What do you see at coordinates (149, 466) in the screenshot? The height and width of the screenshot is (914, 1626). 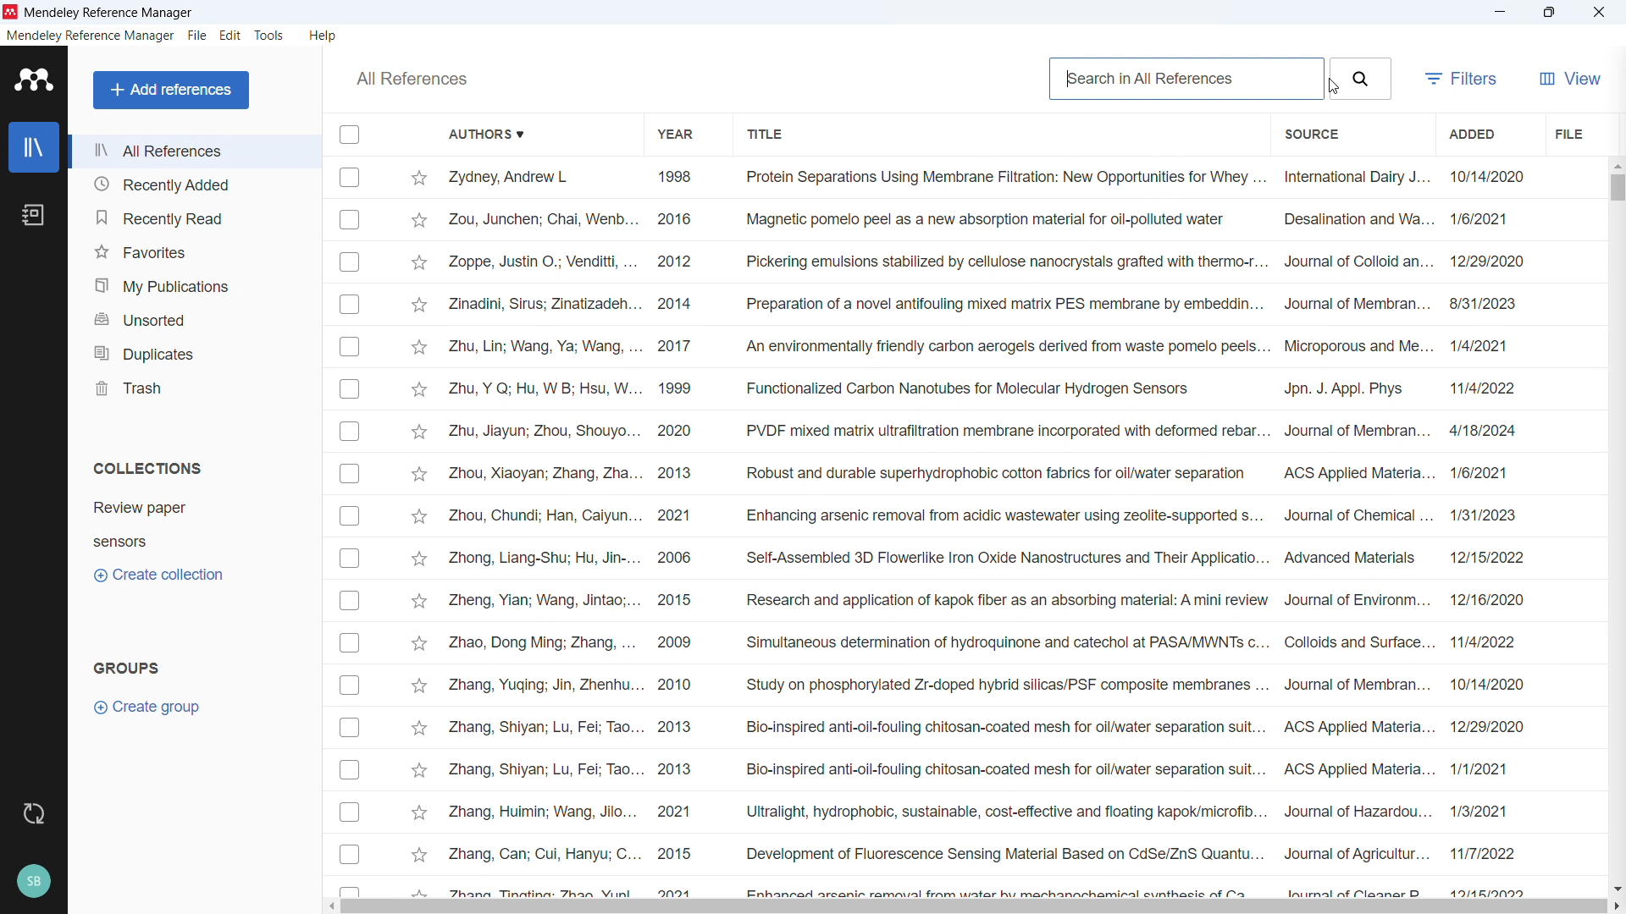 I see `Collections ` at bounding box center [149, 466].